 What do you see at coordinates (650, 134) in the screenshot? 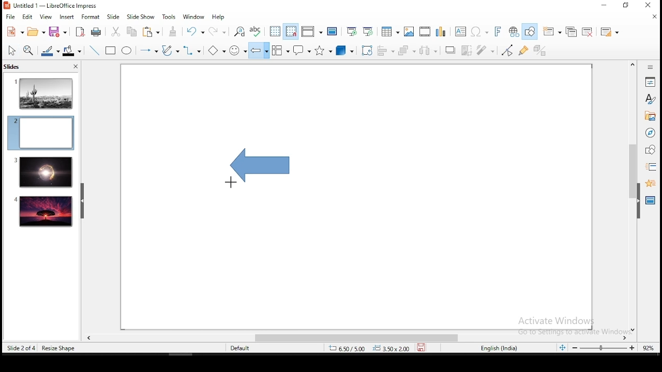
I see `navigator` at bounding box center [650, 134].